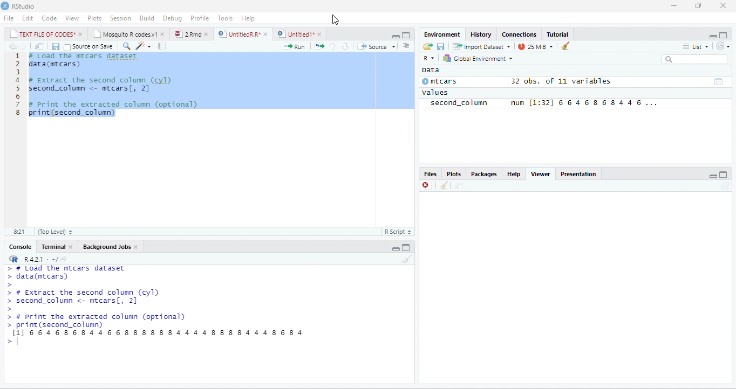 The height and width of the screenshot is (389, 736). I want to click on Tutorial, so click(557, 33).